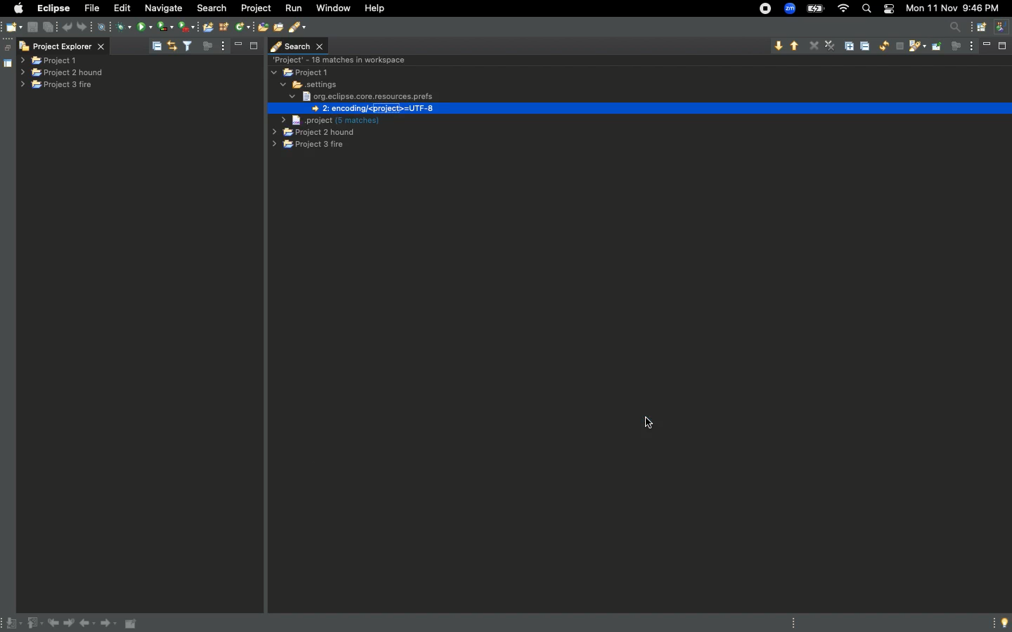 The image size is (1012, 632). I want to click on project 1, so click(50, 61).